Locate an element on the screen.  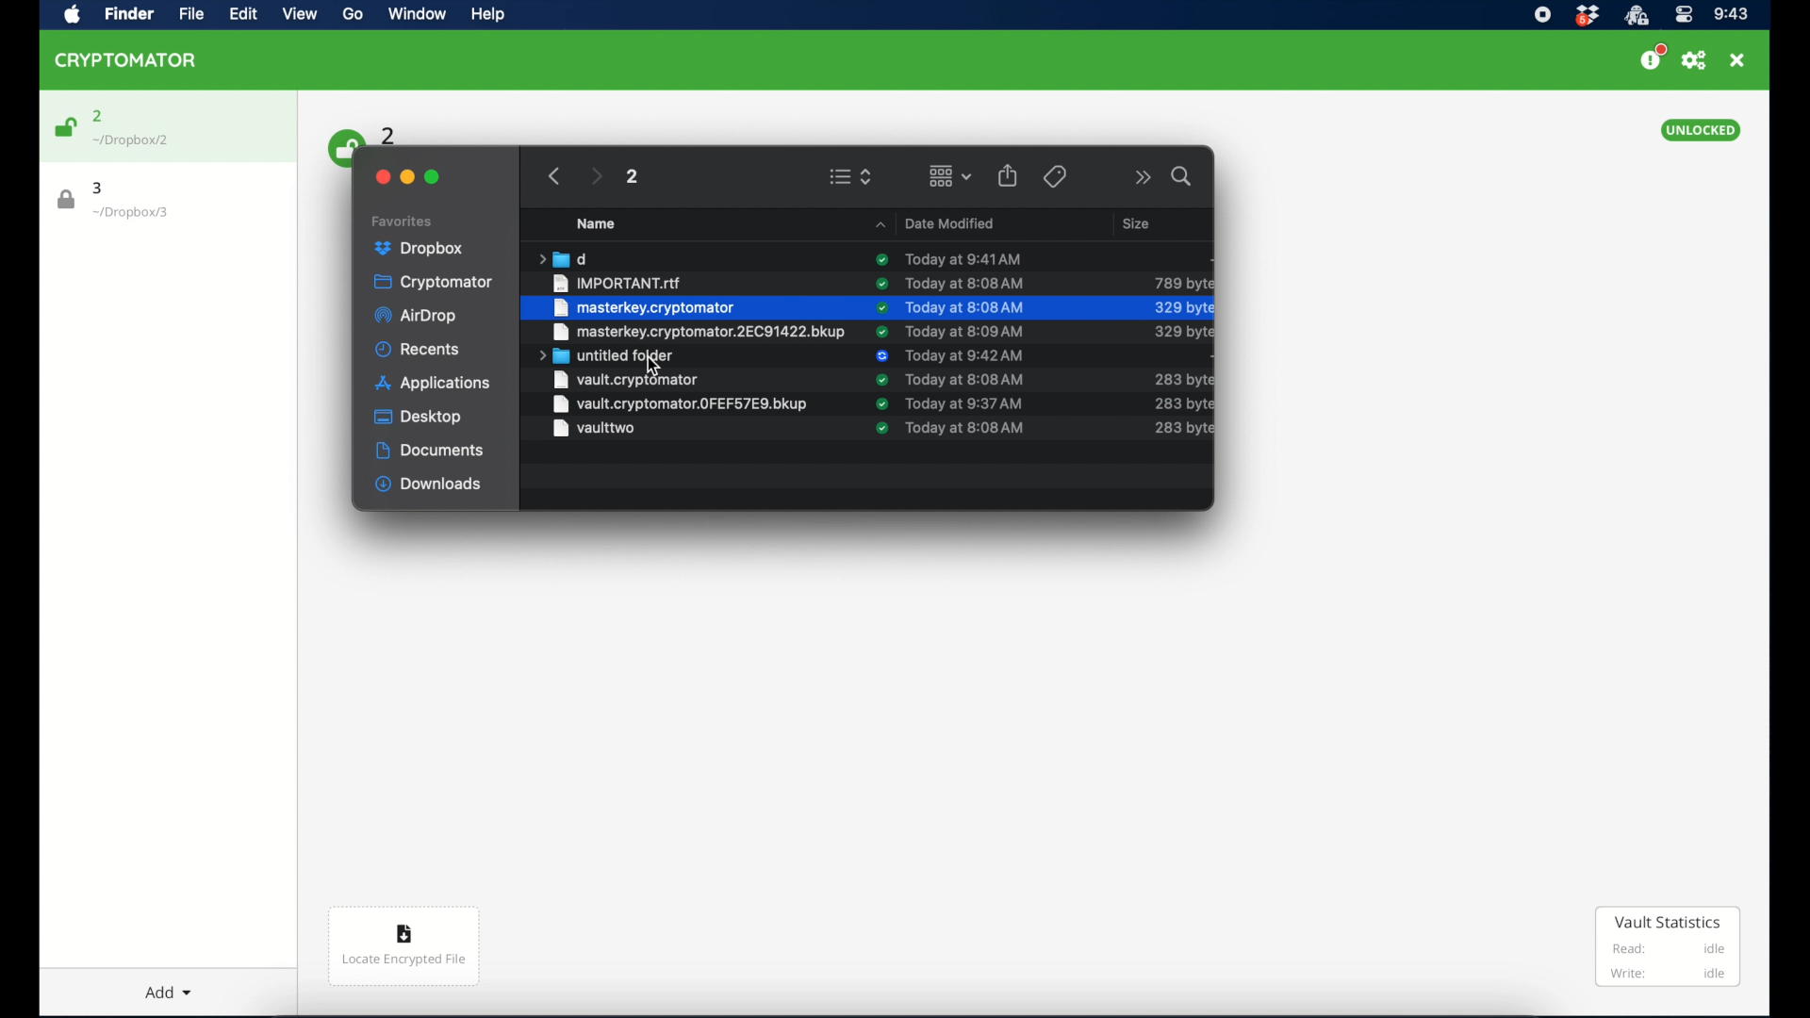
2 is located at coordinates (389, 134).